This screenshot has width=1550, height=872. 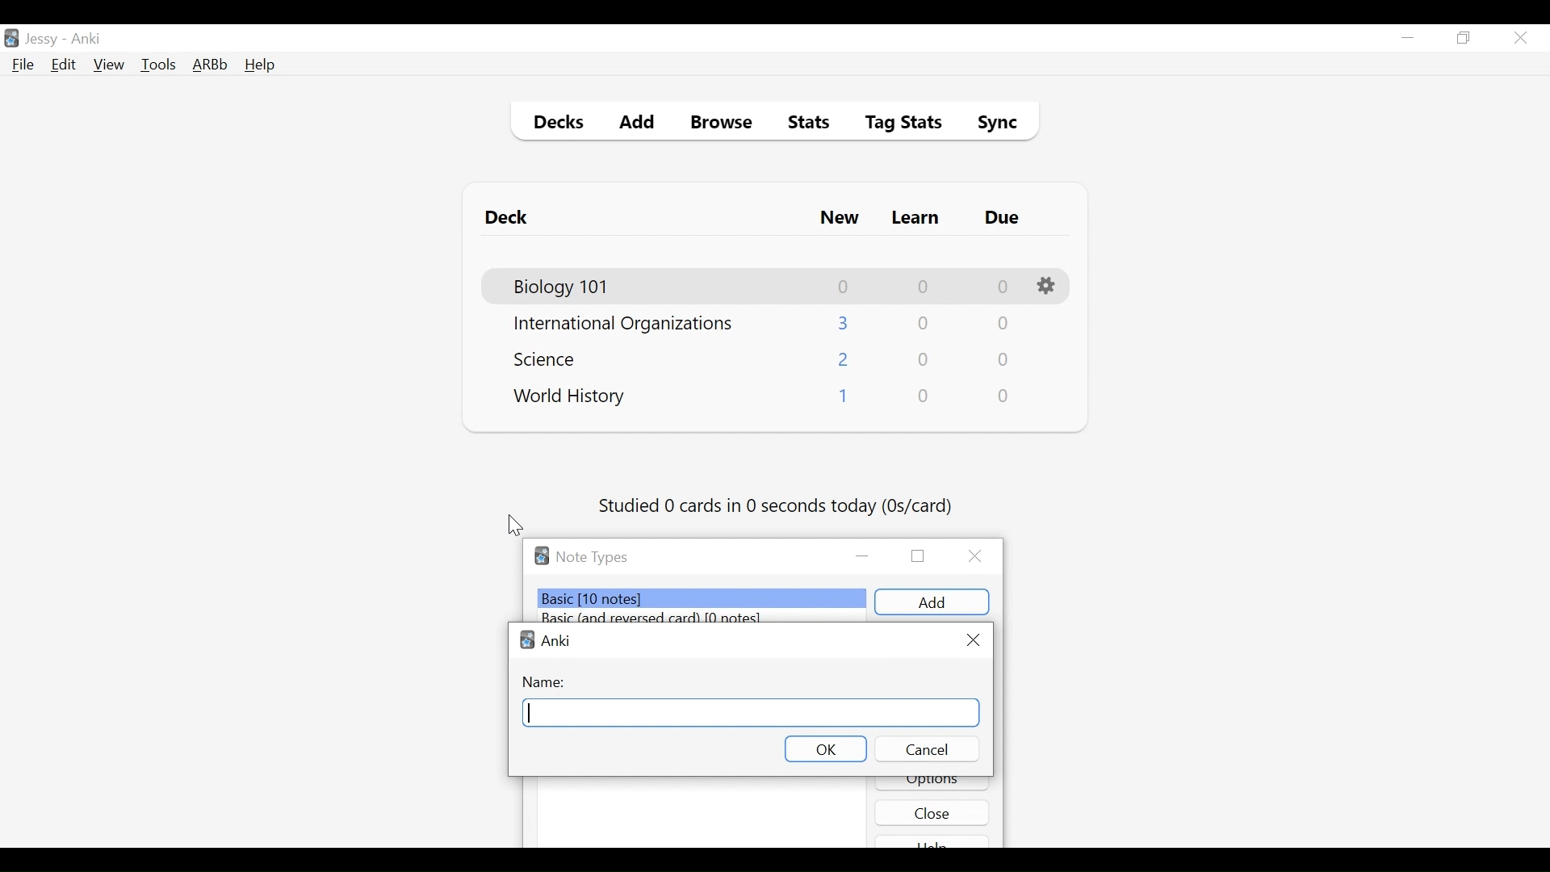 What do you see at coordinates (592, 557) in the screenshot?
I see `Note Types` at bounding box center [592, 557].